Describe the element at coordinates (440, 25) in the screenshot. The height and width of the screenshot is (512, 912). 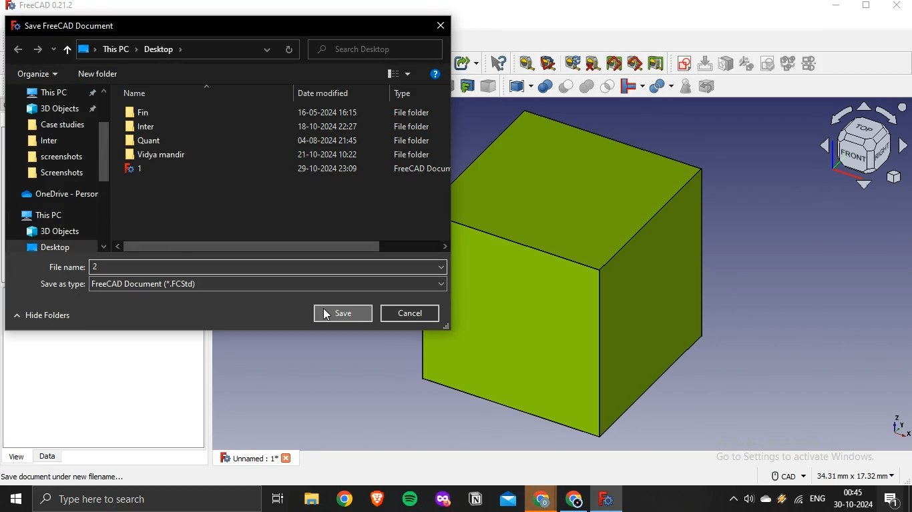
I see `close` at that location.